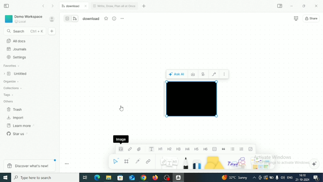 The height and width of the screenshot is (182, 323). What do you see at coordinates (272, 177) in the screenshot?
I see `Charging, plugged in` at bounding box center [272, 177].